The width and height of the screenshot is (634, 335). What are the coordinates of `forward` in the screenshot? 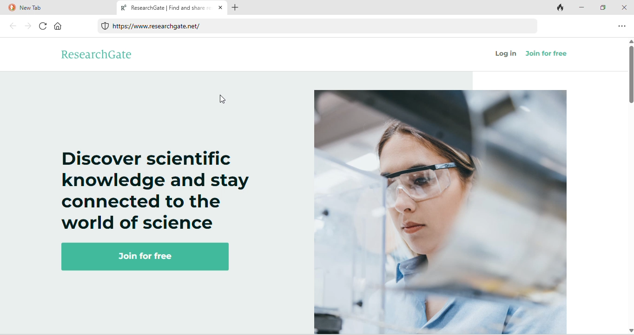 It's located at (27, 26).